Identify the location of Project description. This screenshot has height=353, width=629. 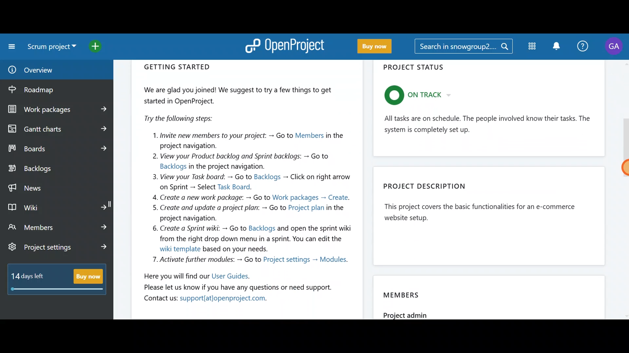
(492, 214).